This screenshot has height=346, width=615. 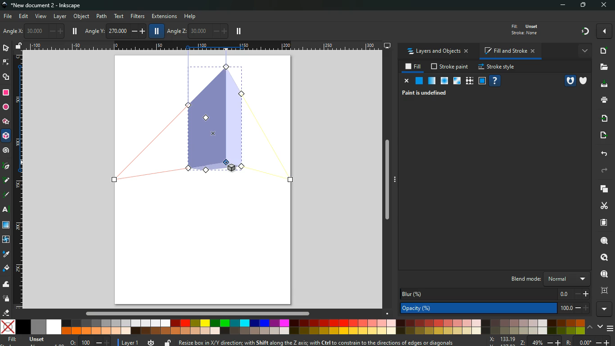 What do you see at coordinates (196, 314) in the screenshot?
I see `Scroll bar` at bounding box center [196, 314].